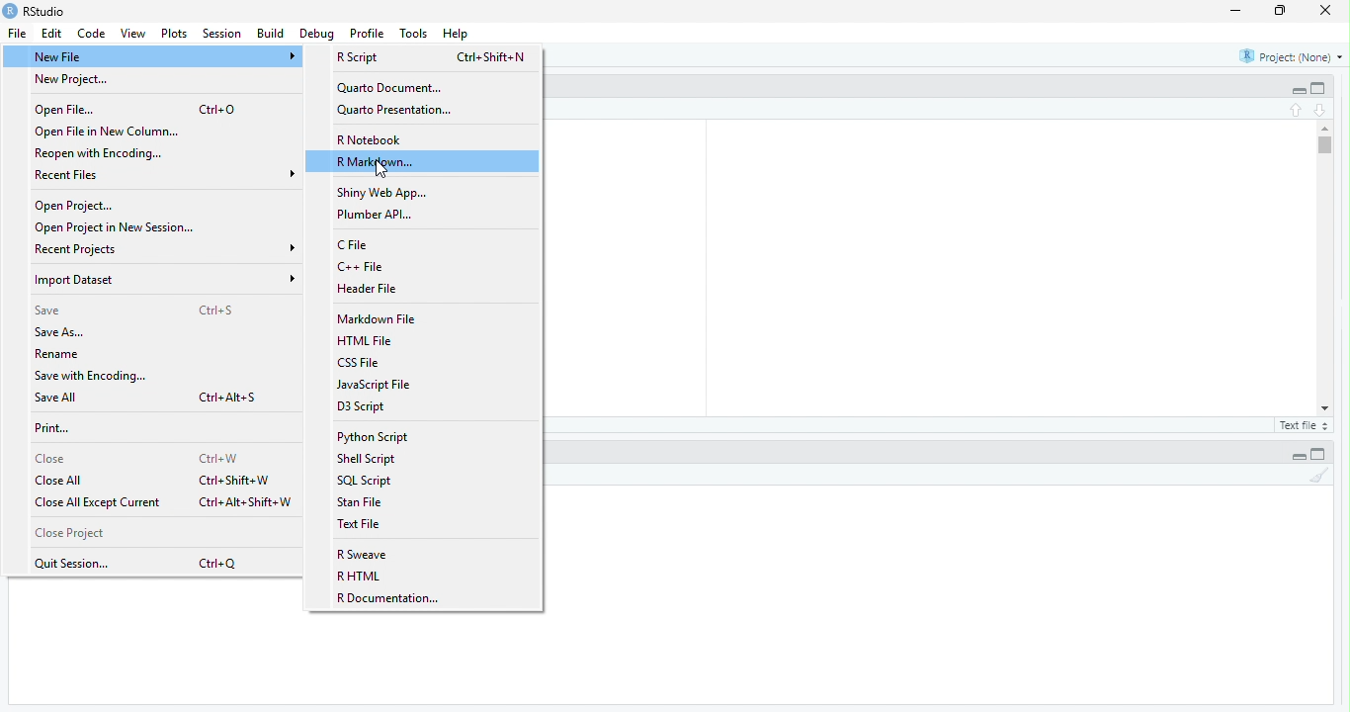 The image size is (1350, 712). I want to click on Collapse, so click(1299, 457).